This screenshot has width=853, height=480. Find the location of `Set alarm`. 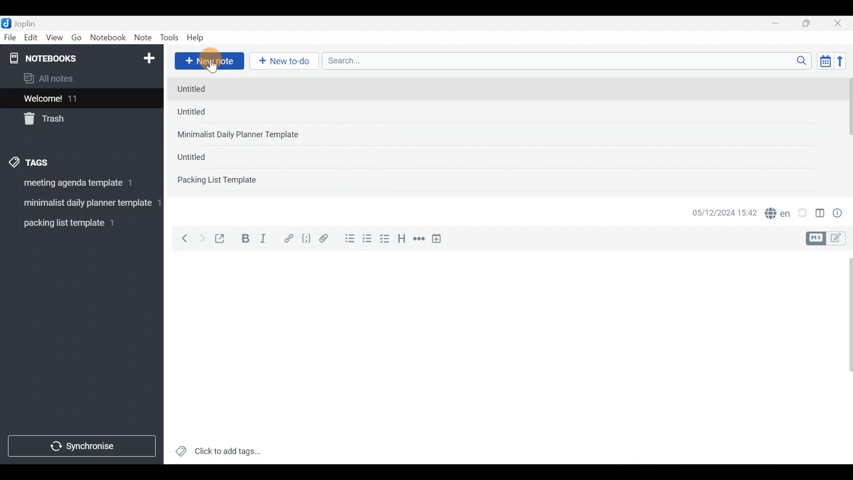

Set alarm is located at coordinates (803, 214).